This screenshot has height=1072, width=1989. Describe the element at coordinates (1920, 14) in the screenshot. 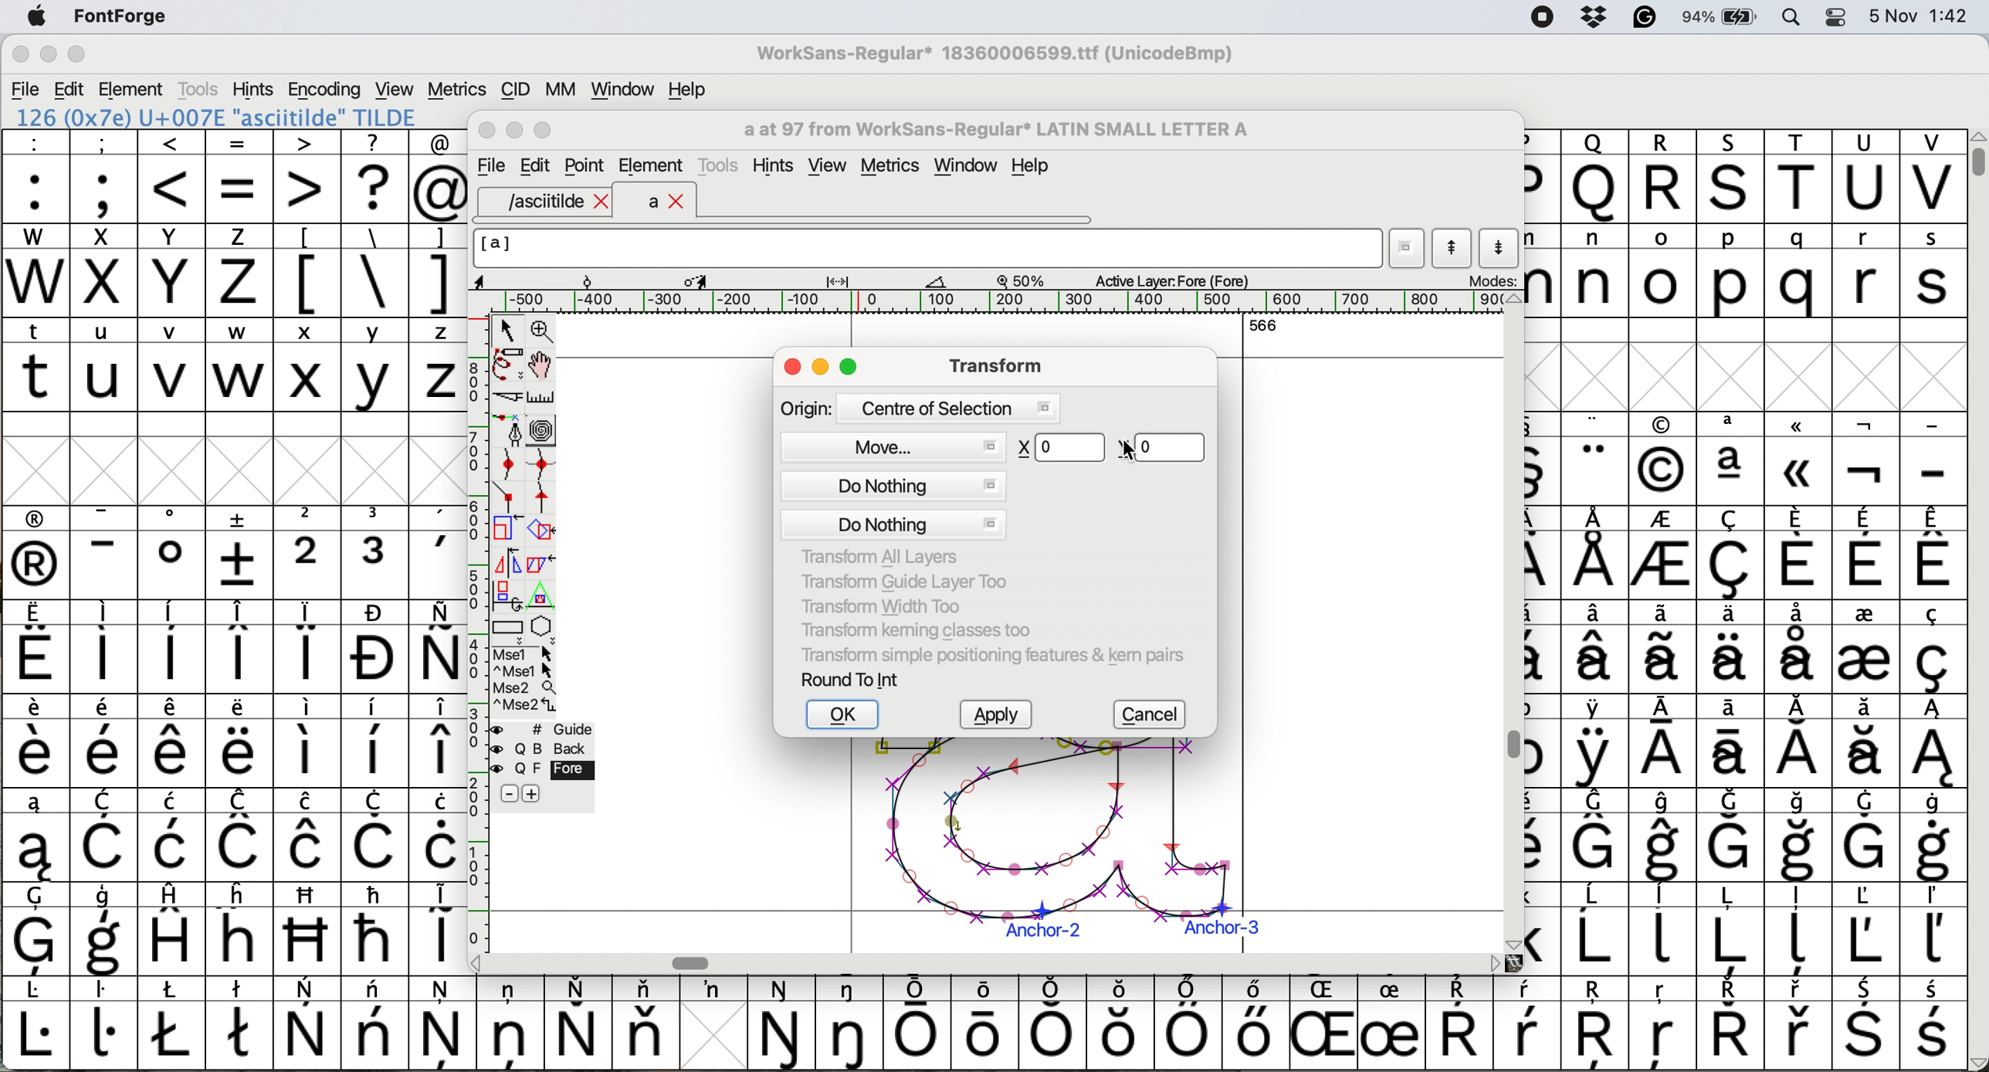

I see `date and time` at that location.